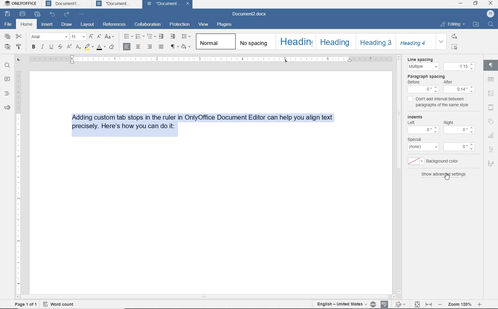  What do you see at coordinates (444, 102) in the screenshot?
I see `don't add interval between paragraphs of the same style` at bounding box center [444, 102].